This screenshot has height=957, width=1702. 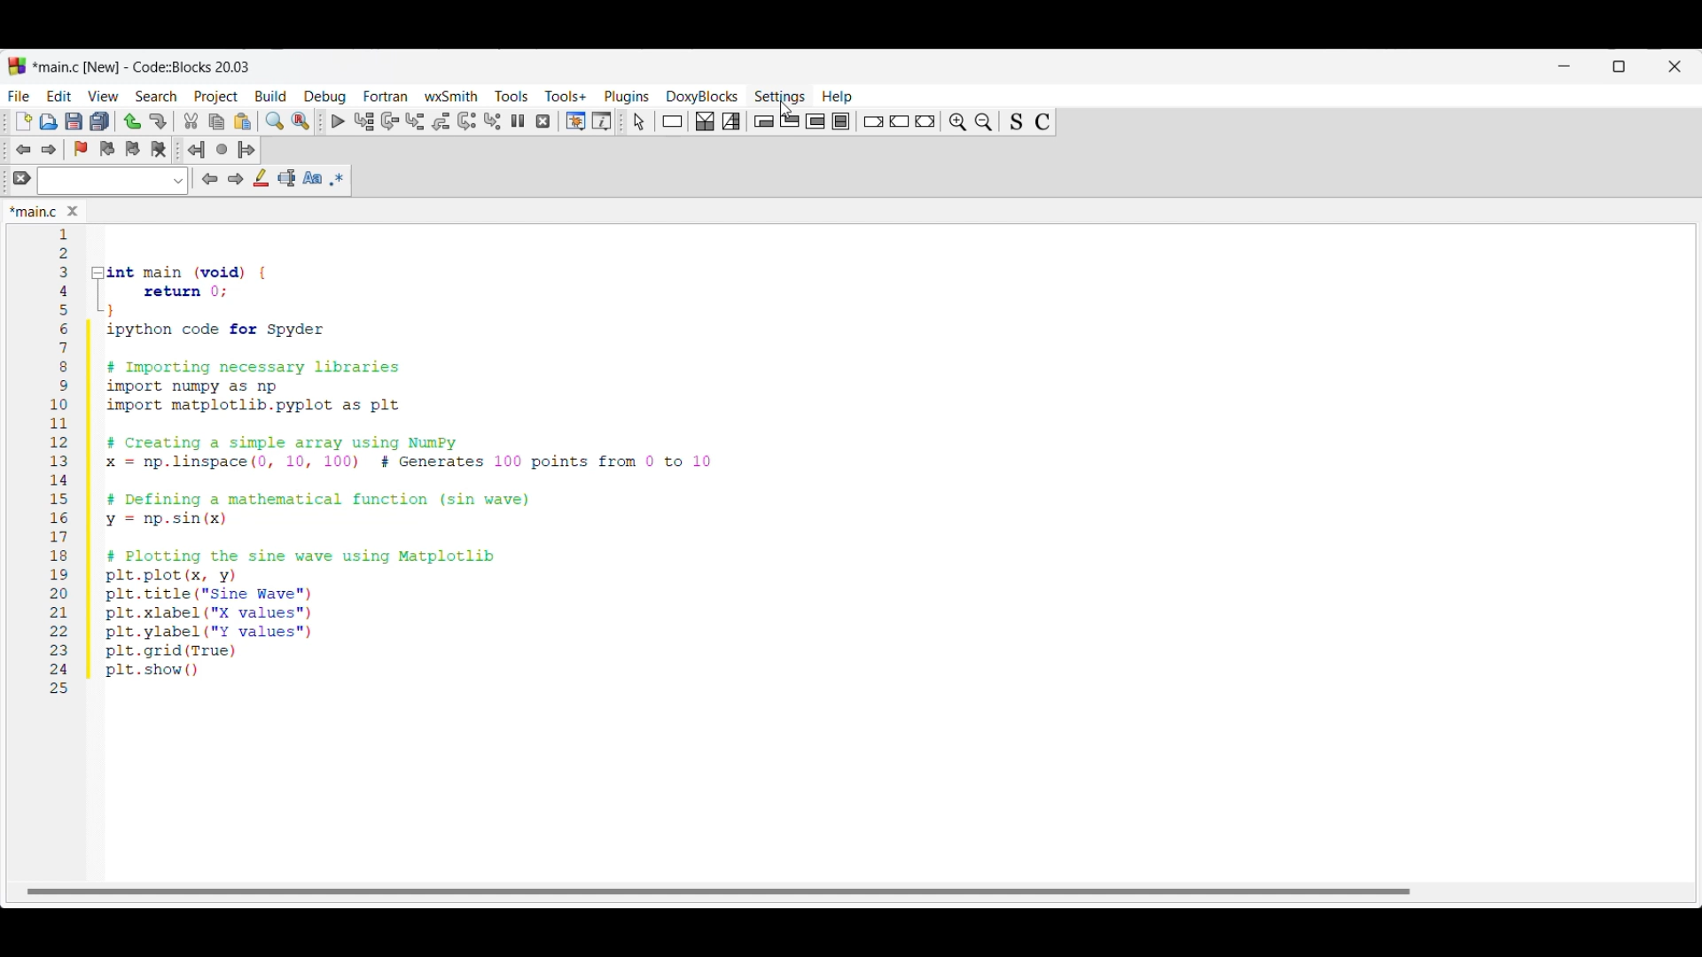 What do you see at coordinates (511, 96) in the screenshot?
I see `Tools menu` at bounding box center [511, 96].